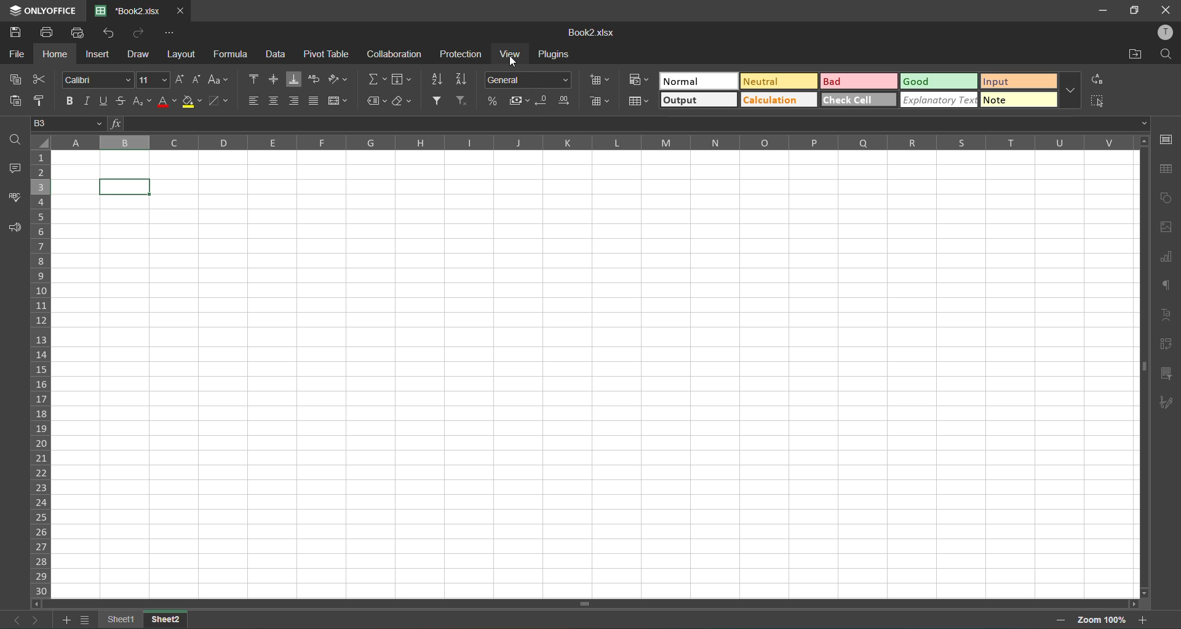 This screenshot has width=1181, height=629. What do you see at coordinates (155, 79) in the screenshot?
I see `font size` at bounding box center [155, 79].